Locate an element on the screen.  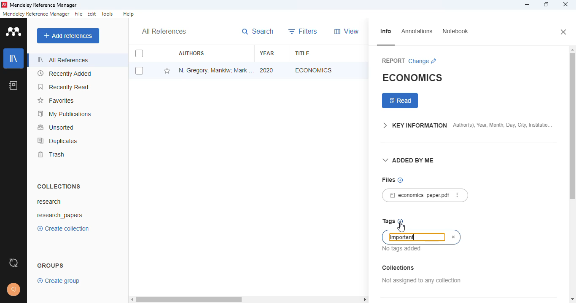
select is located at coordinates (139, 54).